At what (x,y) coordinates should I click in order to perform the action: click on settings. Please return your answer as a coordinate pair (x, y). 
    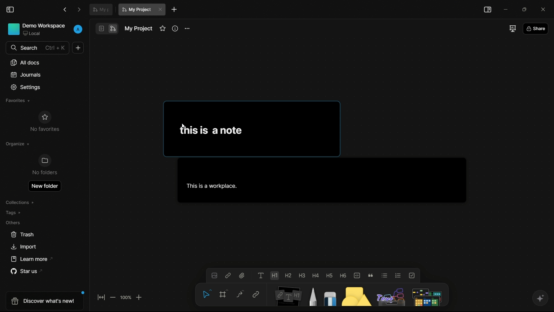
    Looking at the image, I should click on (27, 87).